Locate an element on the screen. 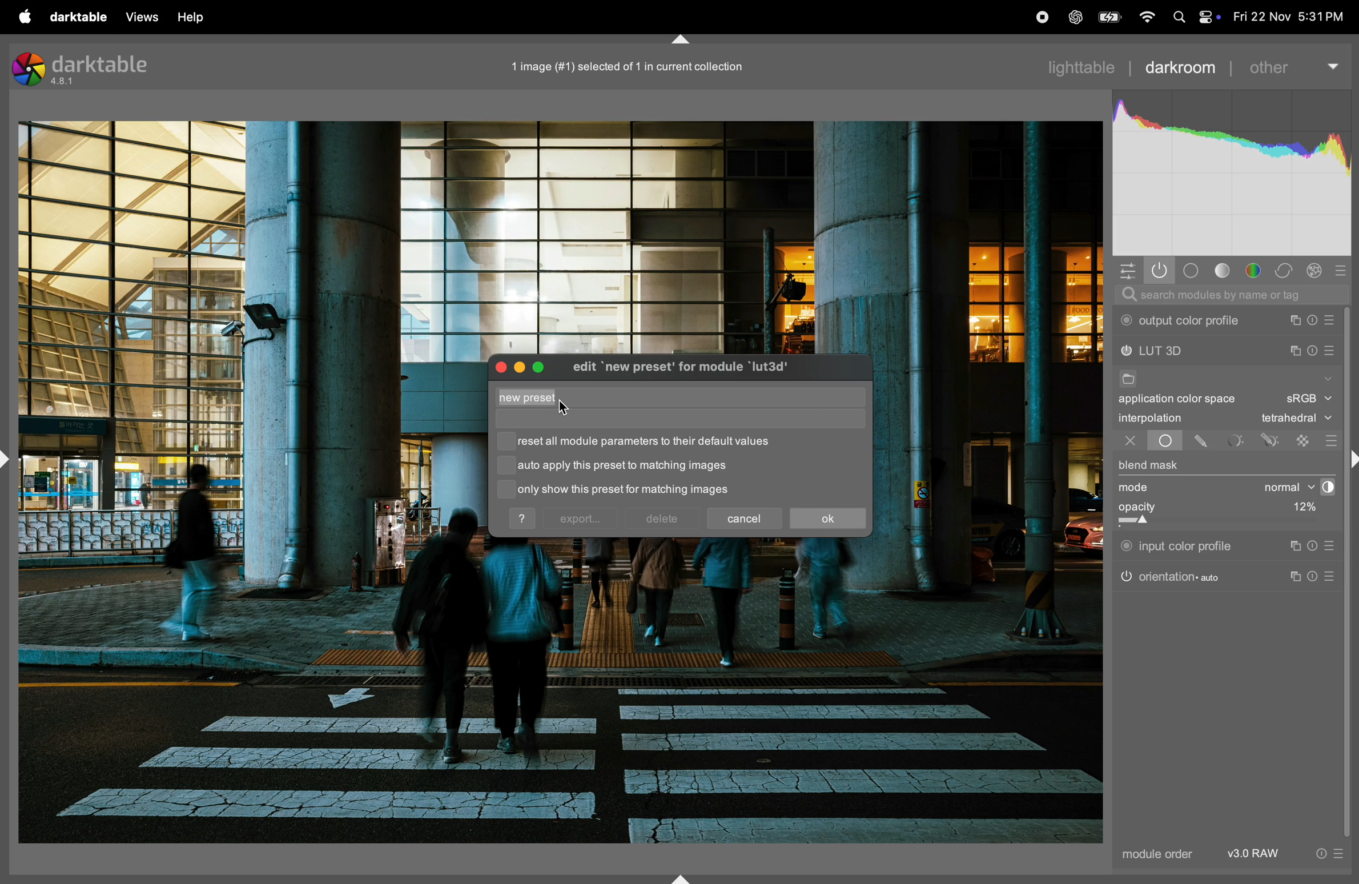 Image resolution: width=1359 pixels, height=884 pixels. uniformly is located at coordinates (1155, 441).